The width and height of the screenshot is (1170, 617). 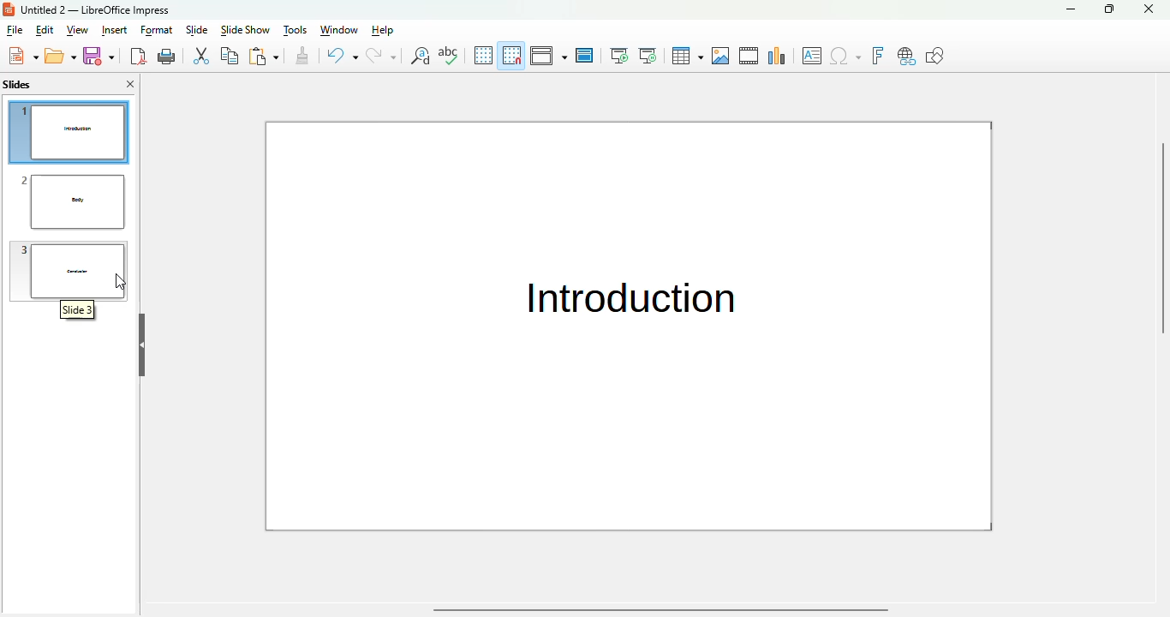 I want to click on print, so click(x=167, y=57).